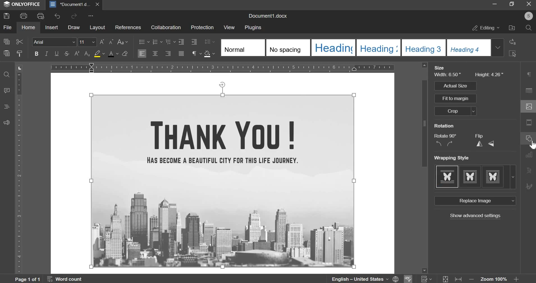  What do you see at coordinates (484, 141) in the screenshot?
I see `Flip` at bounding box center [484, 141].